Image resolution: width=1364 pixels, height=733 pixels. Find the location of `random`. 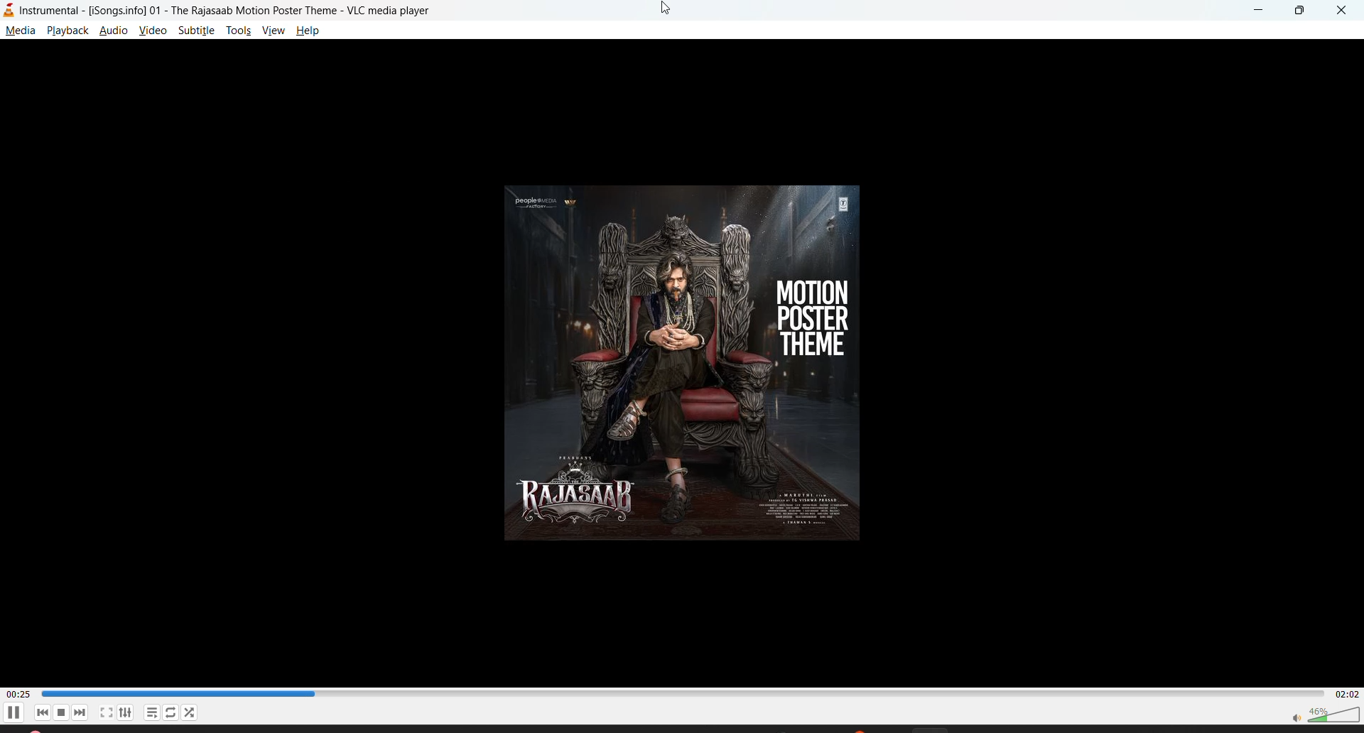

random is located at coordinates (190, 712).